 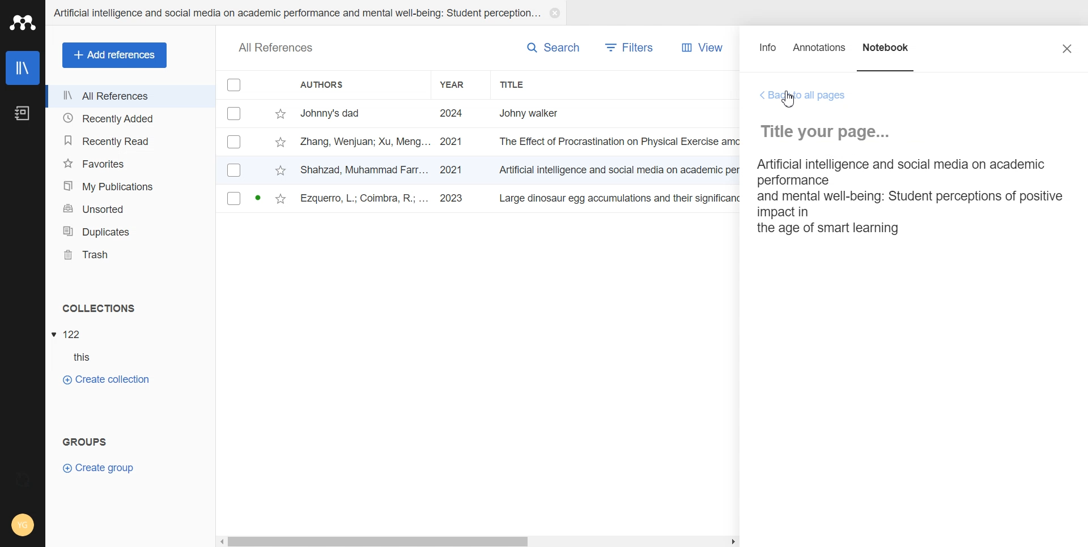 I want to click on Checkbox, so click(x=235, y=169).